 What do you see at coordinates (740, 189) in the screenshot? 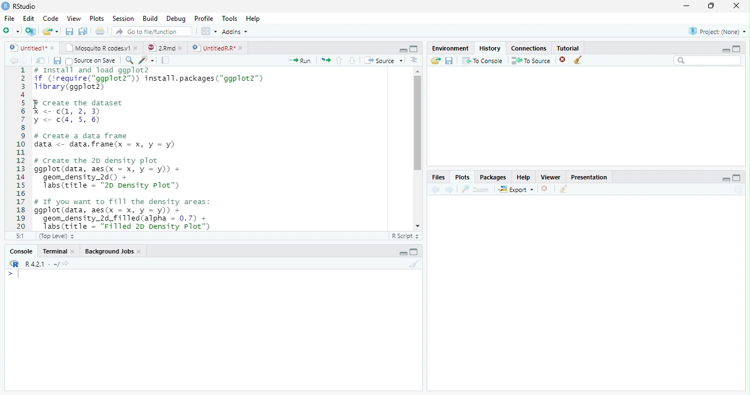
I see `Refresh` at bounding box center [740, 189].